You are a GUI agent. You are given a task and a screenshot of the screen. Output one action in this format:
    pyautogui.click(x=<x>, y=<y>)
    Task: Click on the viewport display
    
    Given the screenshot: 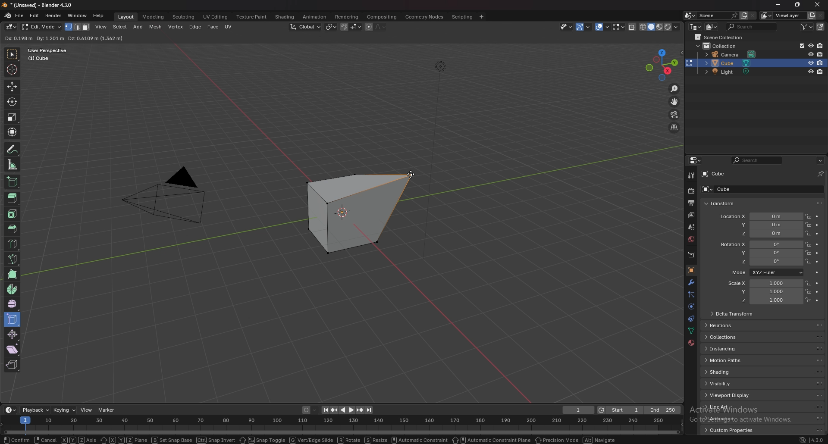 What is the action you would take?
    pyautogui.click(x=731, y=395)
    